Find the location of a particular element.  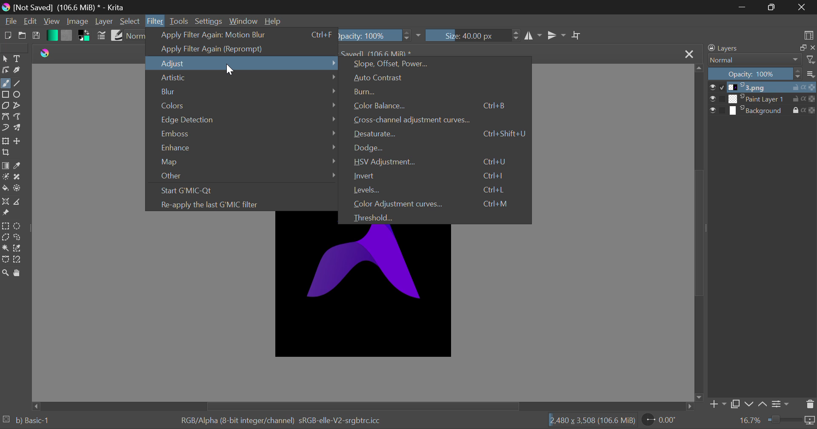

Edge Detection is located at coordinates (247, 118).